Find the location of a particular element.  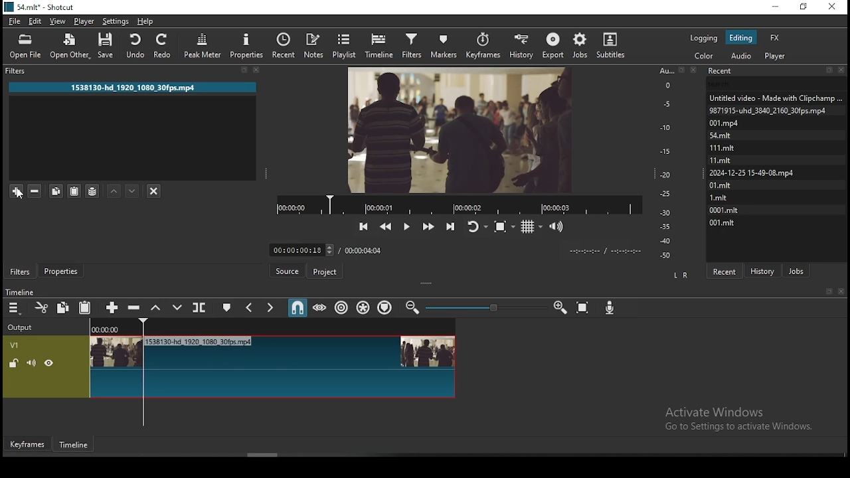

timeline is located at coordinates (76, 446).